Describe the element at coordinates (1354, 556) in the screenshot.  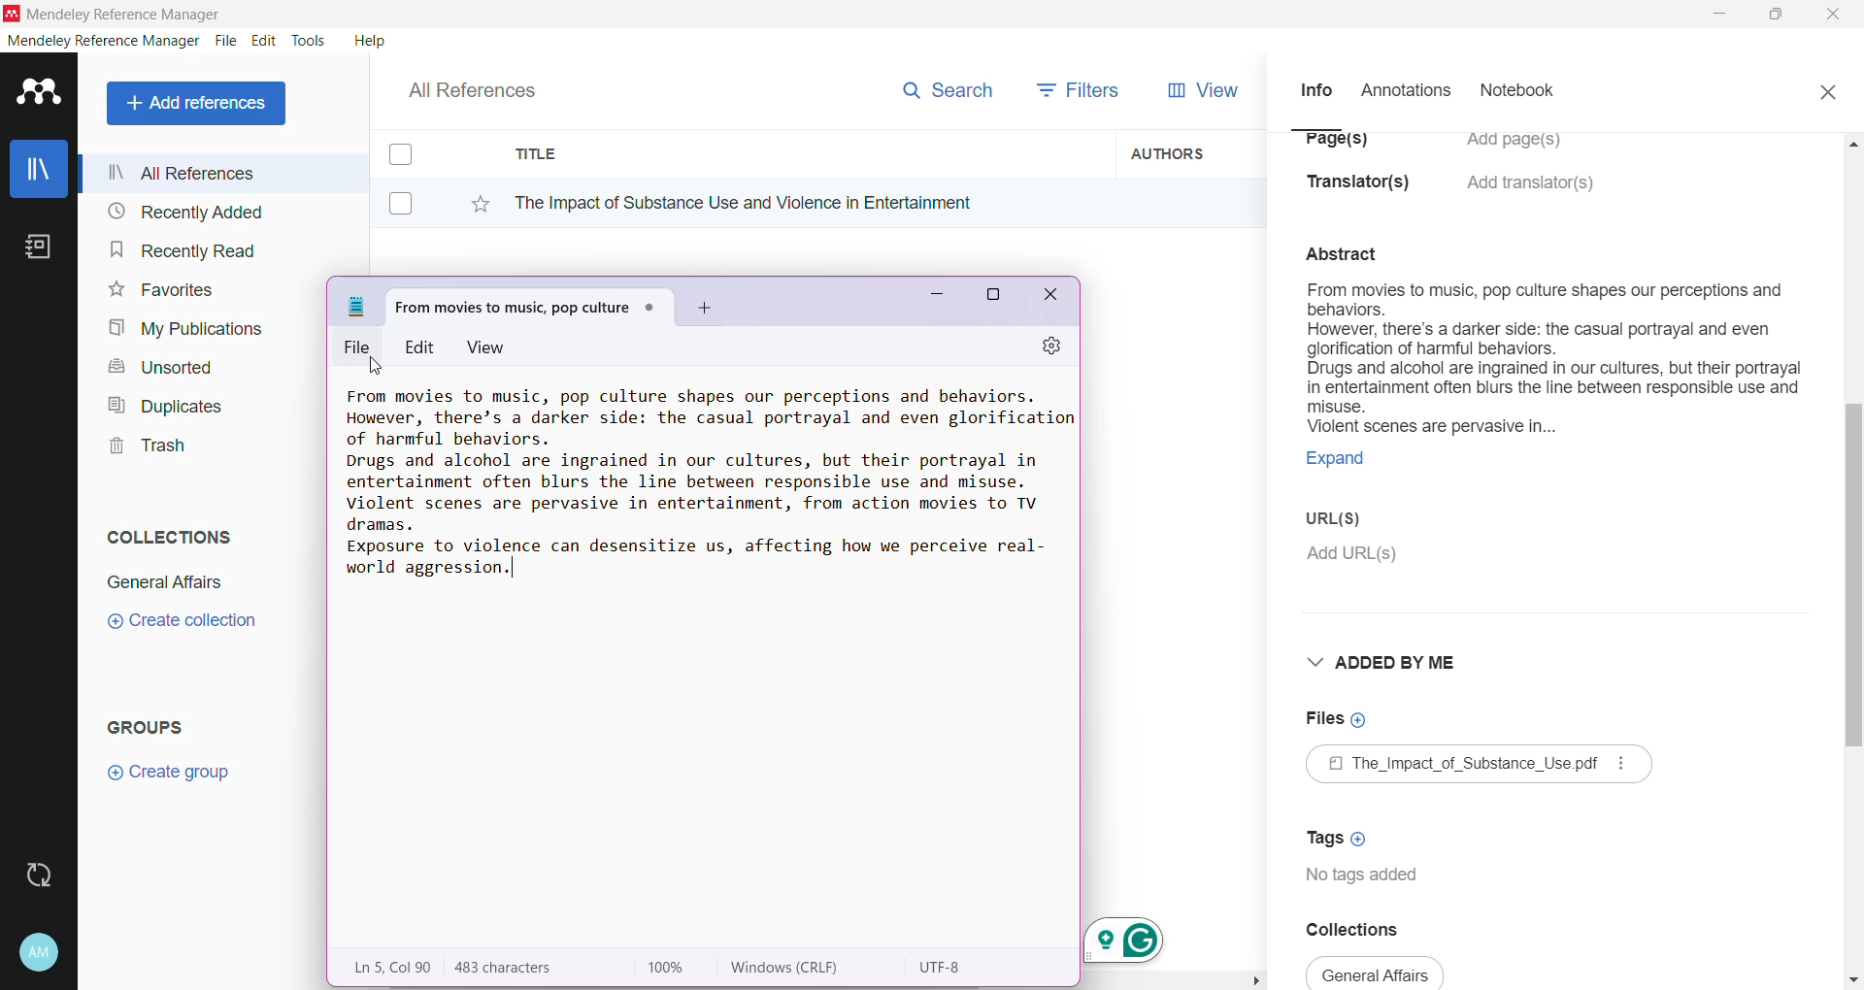
I see `Click to Add URL(s)` at that location.